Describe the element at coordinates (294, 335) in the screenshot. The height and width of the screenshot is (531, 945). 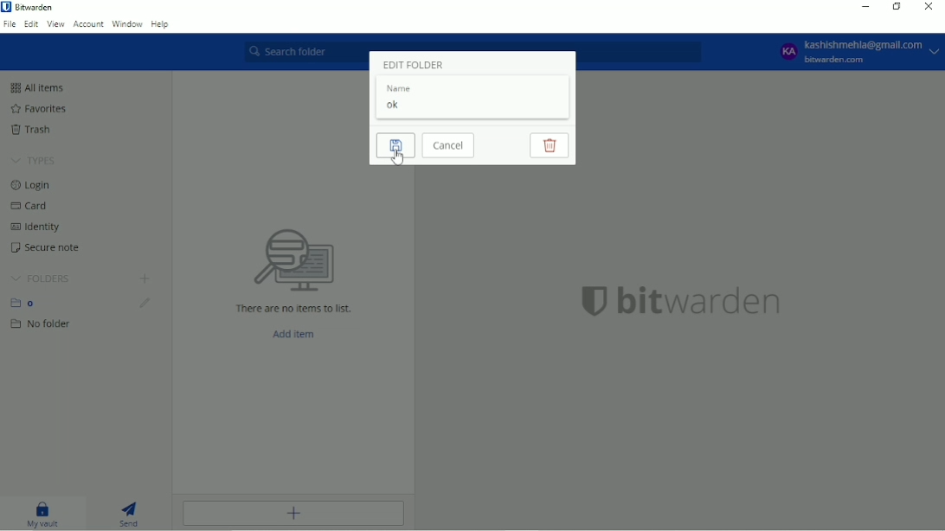
I see `Add item` at that location.